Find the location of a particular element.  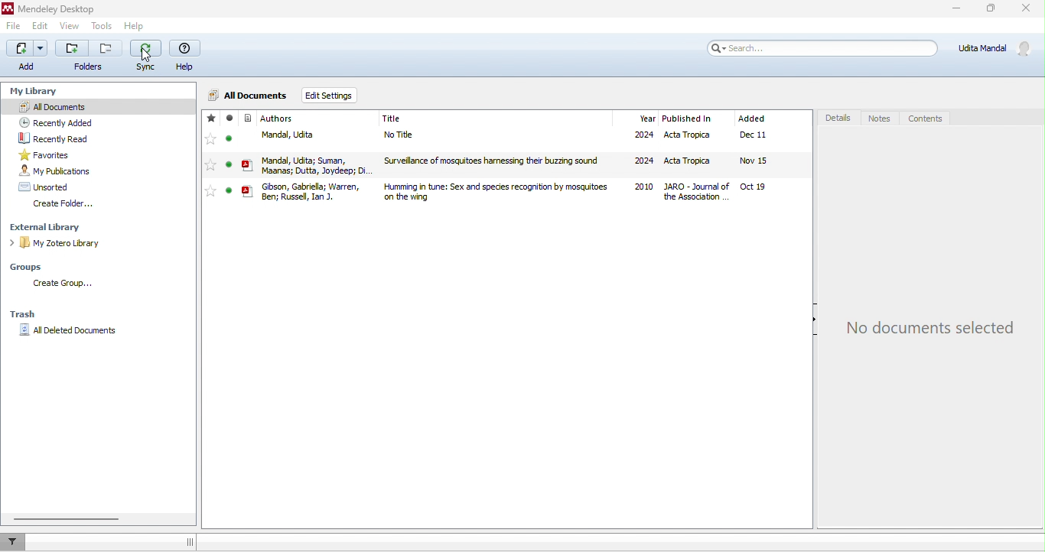

recently added is located at coordinates (57, 123).